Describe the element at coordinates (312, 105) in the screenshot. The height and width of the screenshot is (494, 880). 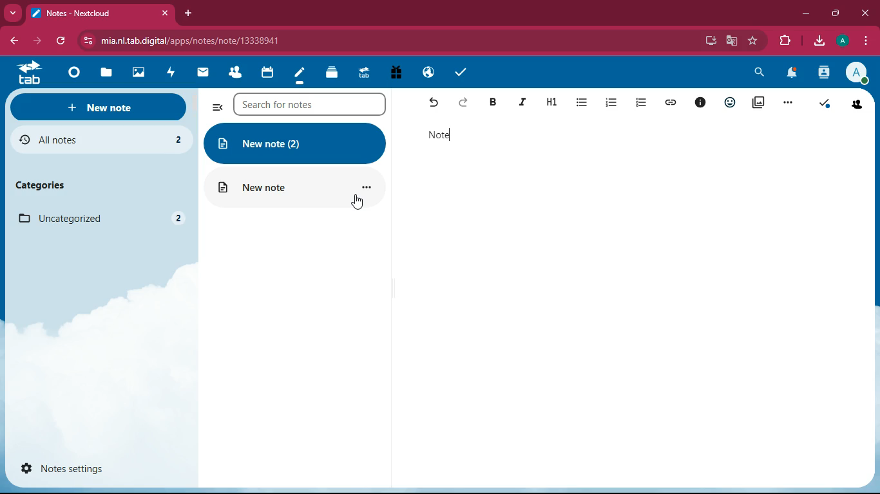
I see `search for notes` at that location.